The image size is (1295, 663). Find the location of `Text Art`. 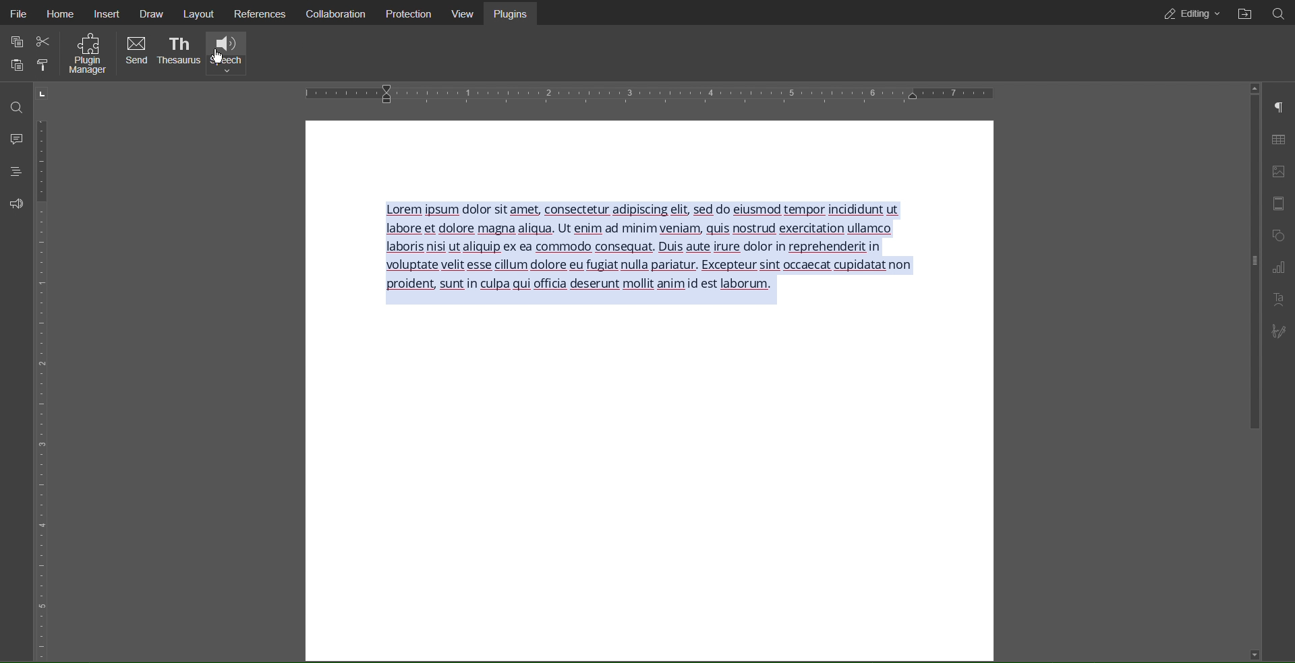

Text Art is located at coordinates (1279, 299).